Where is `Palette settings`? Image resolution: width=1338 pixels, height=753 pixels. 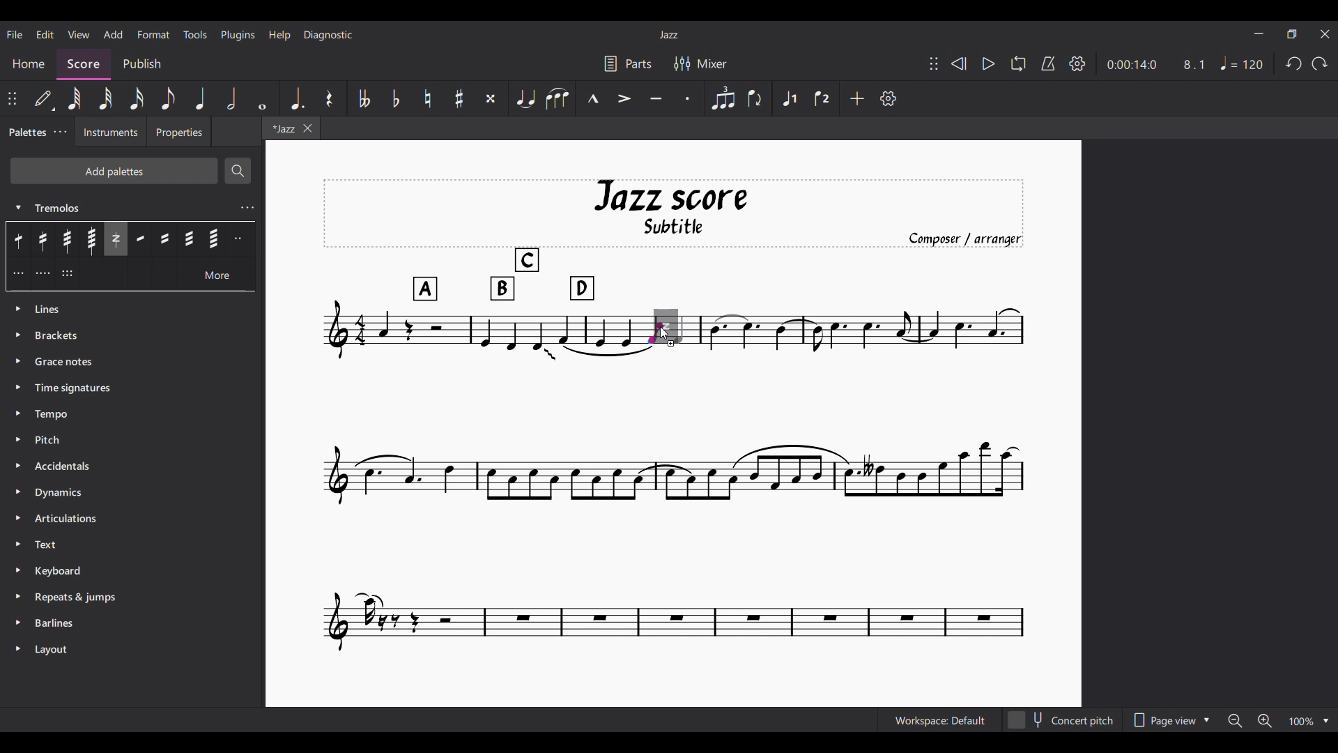
Palette settings is located at coordinates (61, 132).